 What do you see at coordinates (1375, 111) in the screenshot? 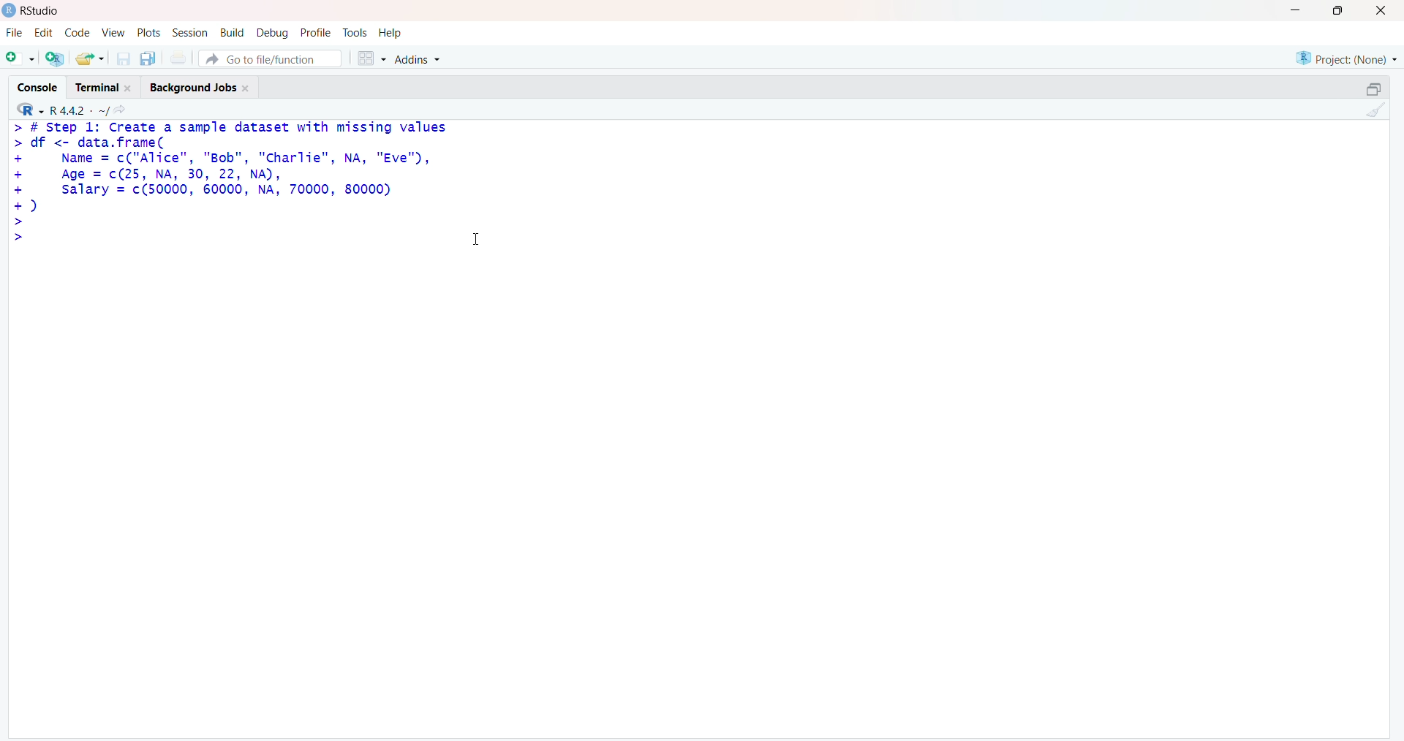
I see `Clear console (Ctrl + L)` at bounding box center [1375, 111].